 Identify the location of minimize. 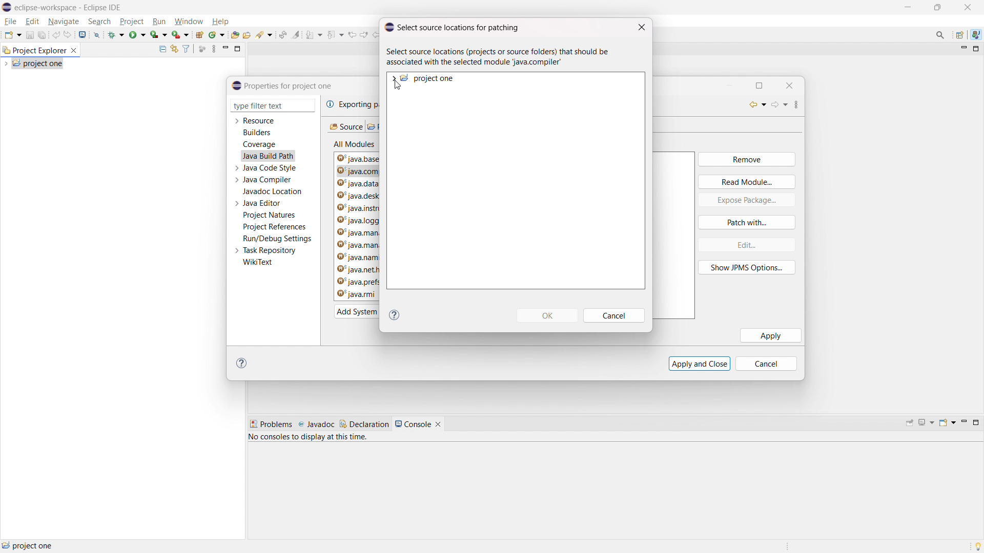
(962, 49).